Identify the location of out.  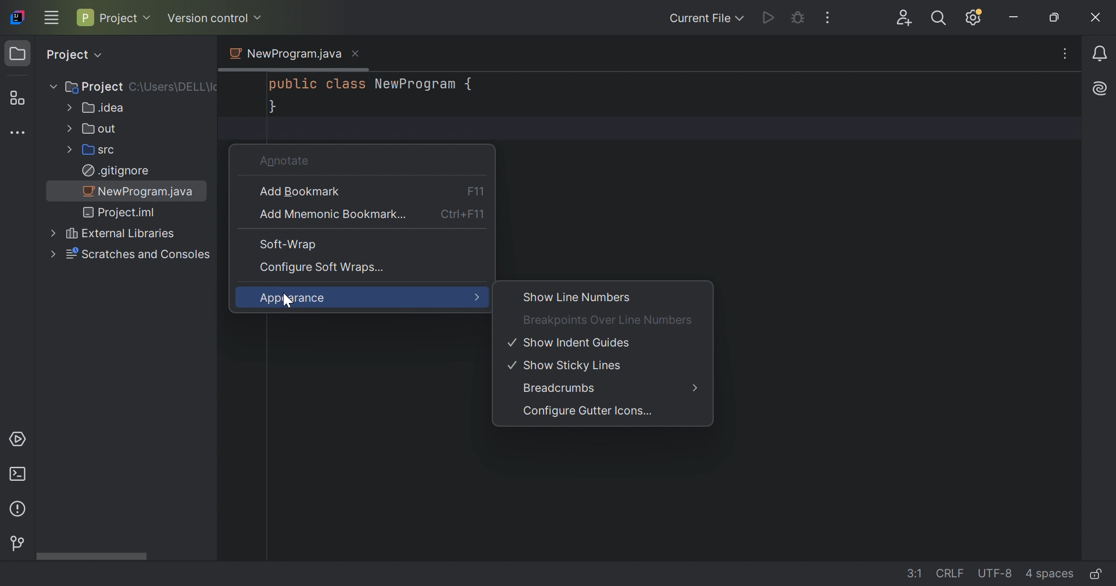
(100, 128).